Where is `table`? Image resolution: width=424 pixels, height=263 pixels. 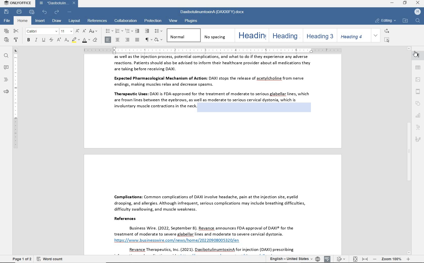
table is located at coordinates (417, 68).